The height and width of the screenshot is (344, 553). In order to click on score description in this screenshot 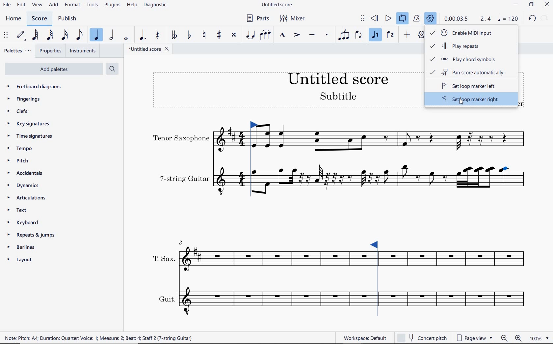, I will do `click(119, 337)`.